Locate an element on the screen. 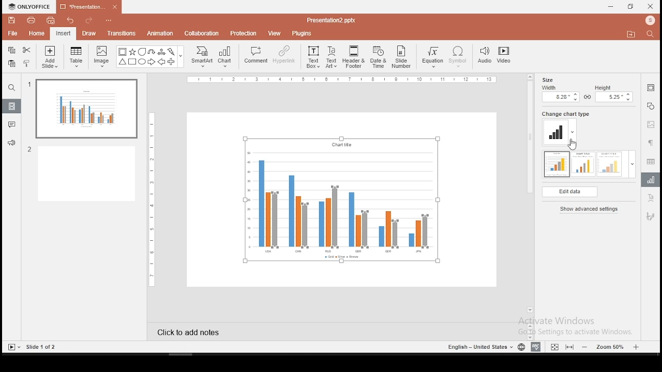 This screenshot has height=372, width=662. insert is located at coordinates (64, 33).